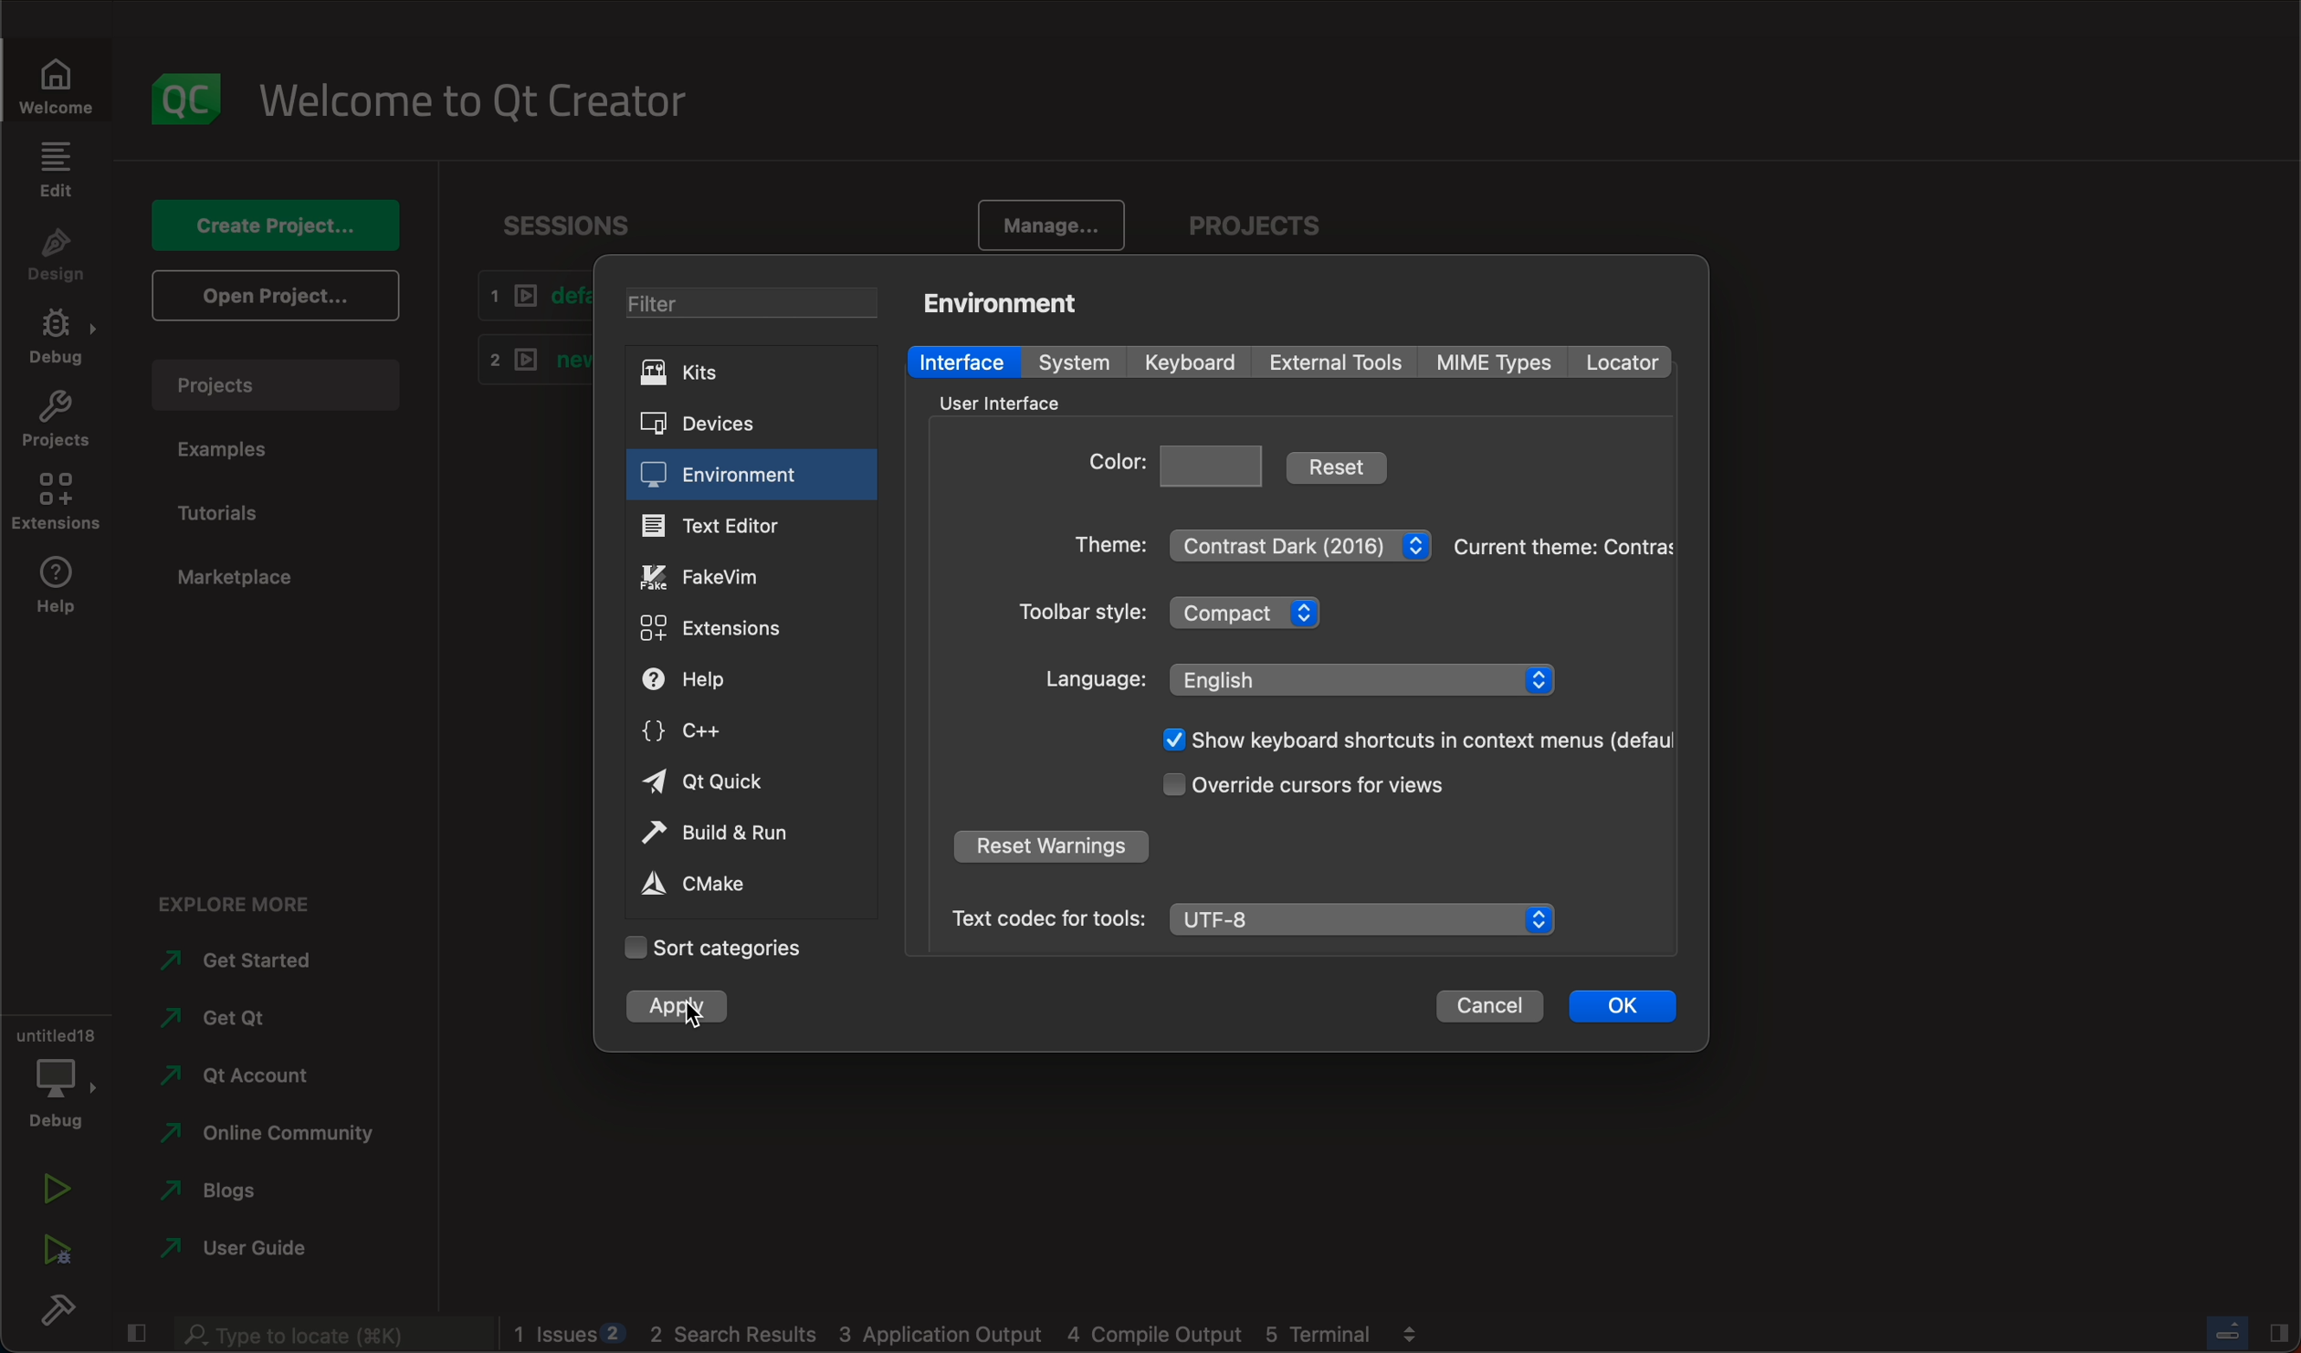 This screenshot has height=1353, width=2301. Describe the element at coordinates (231, 898) in the screenshot. I see `explore more` at that location.